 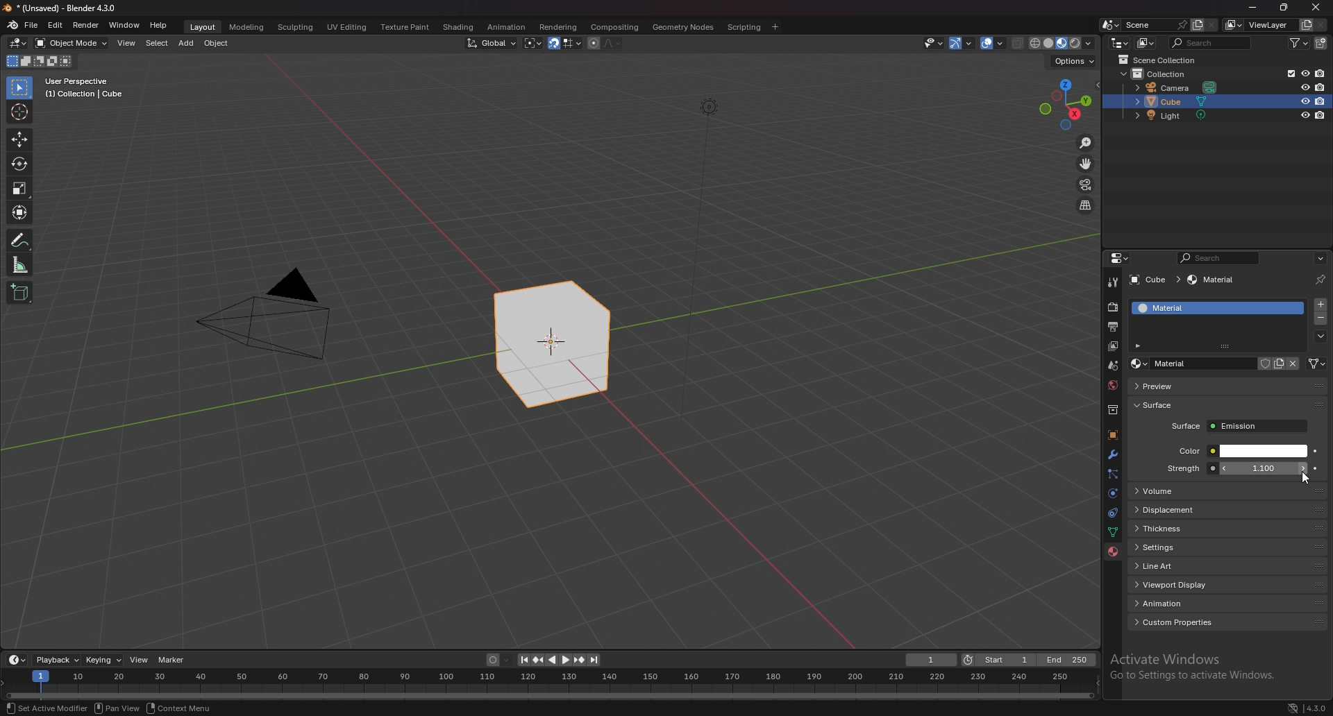 What do you see at coordinates (19, 164) in the screenshot?
I see `rotate` at bounding box center [19, 164].